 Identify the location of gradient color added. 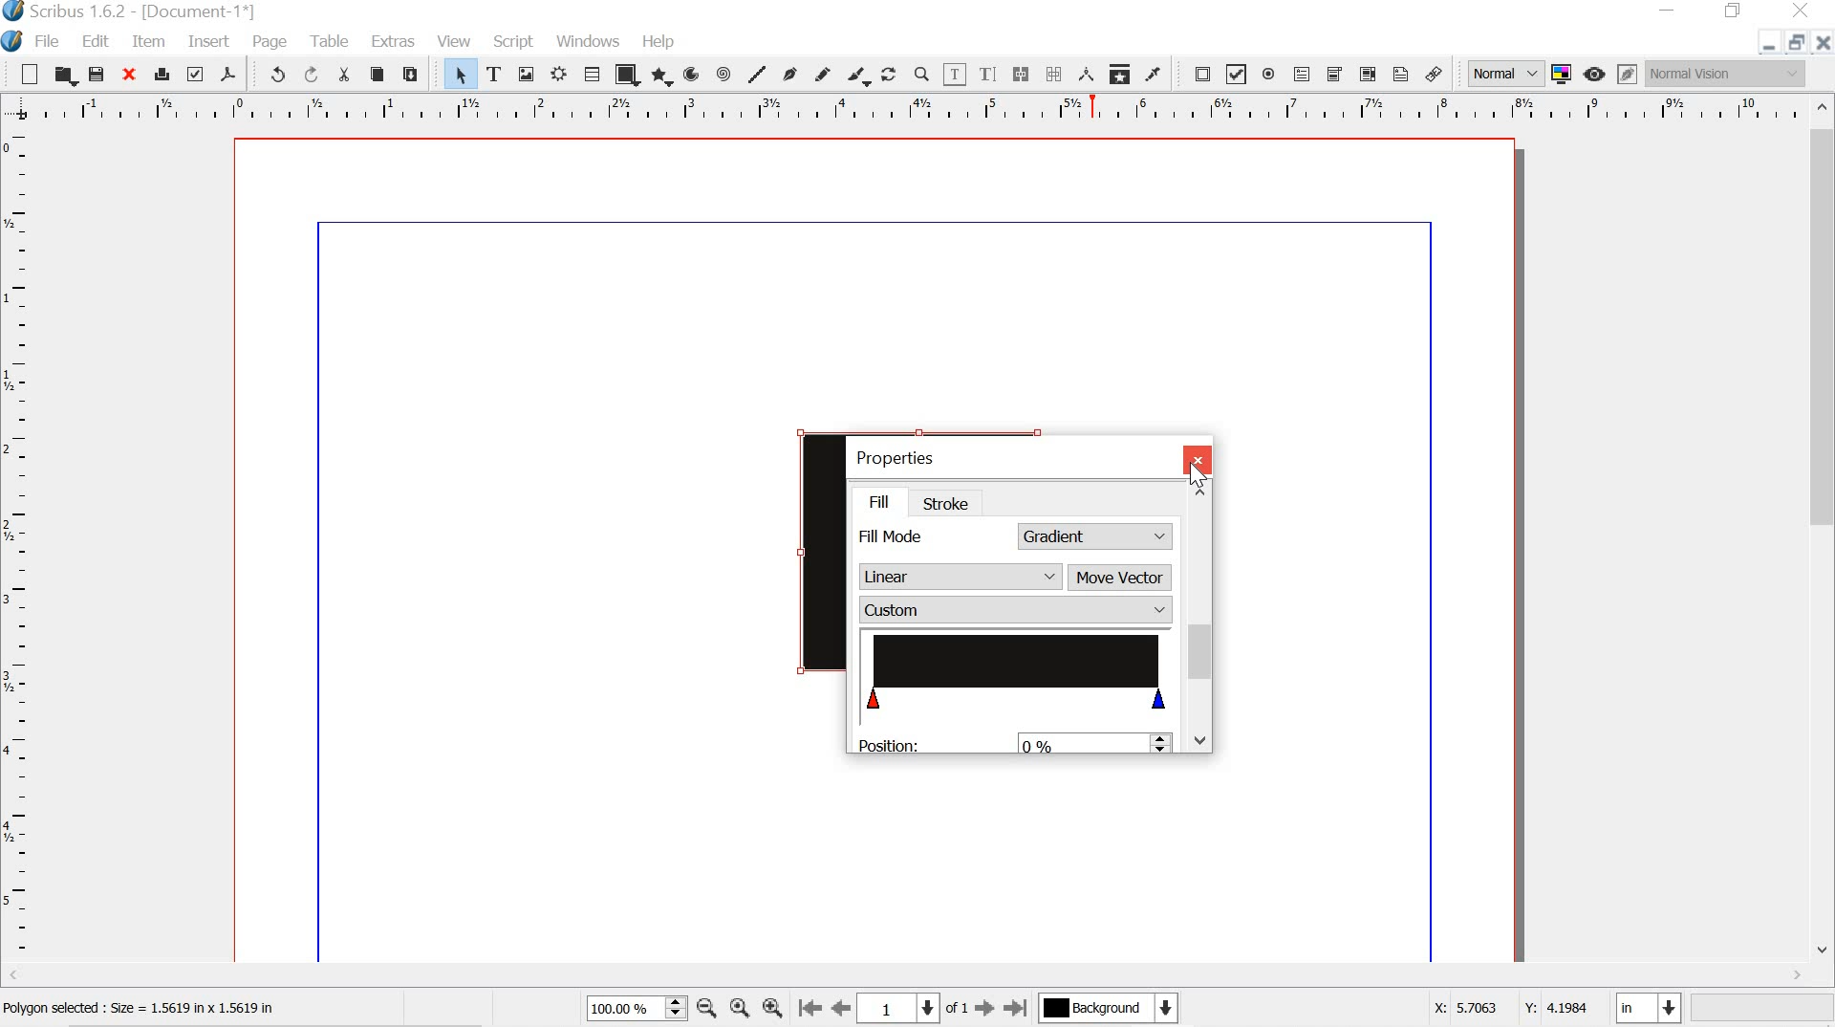
(1022, 670).